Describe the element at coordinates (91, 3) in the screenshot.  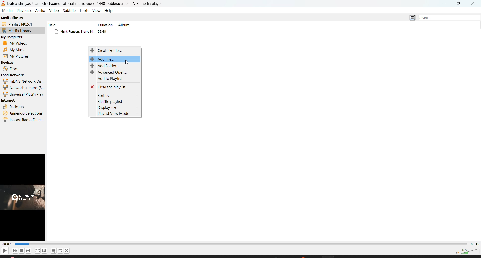
I see `kratex-shreyas-taambdi-chaamdi-official-music-video-1440-publer.io.mp4 - VLC media player` at that location.